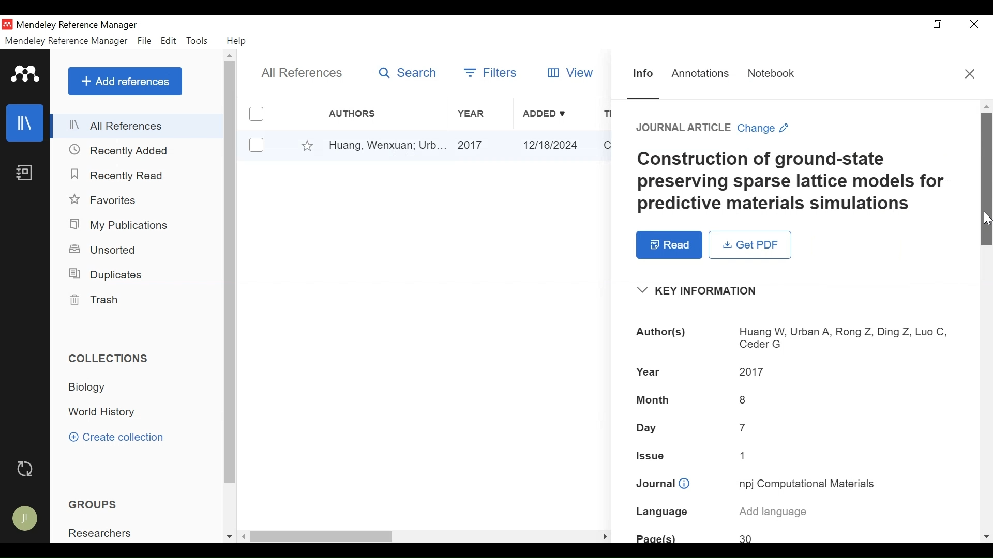 This screenshot has height=558, width=993. I want to click on Read, so click(669, 245).